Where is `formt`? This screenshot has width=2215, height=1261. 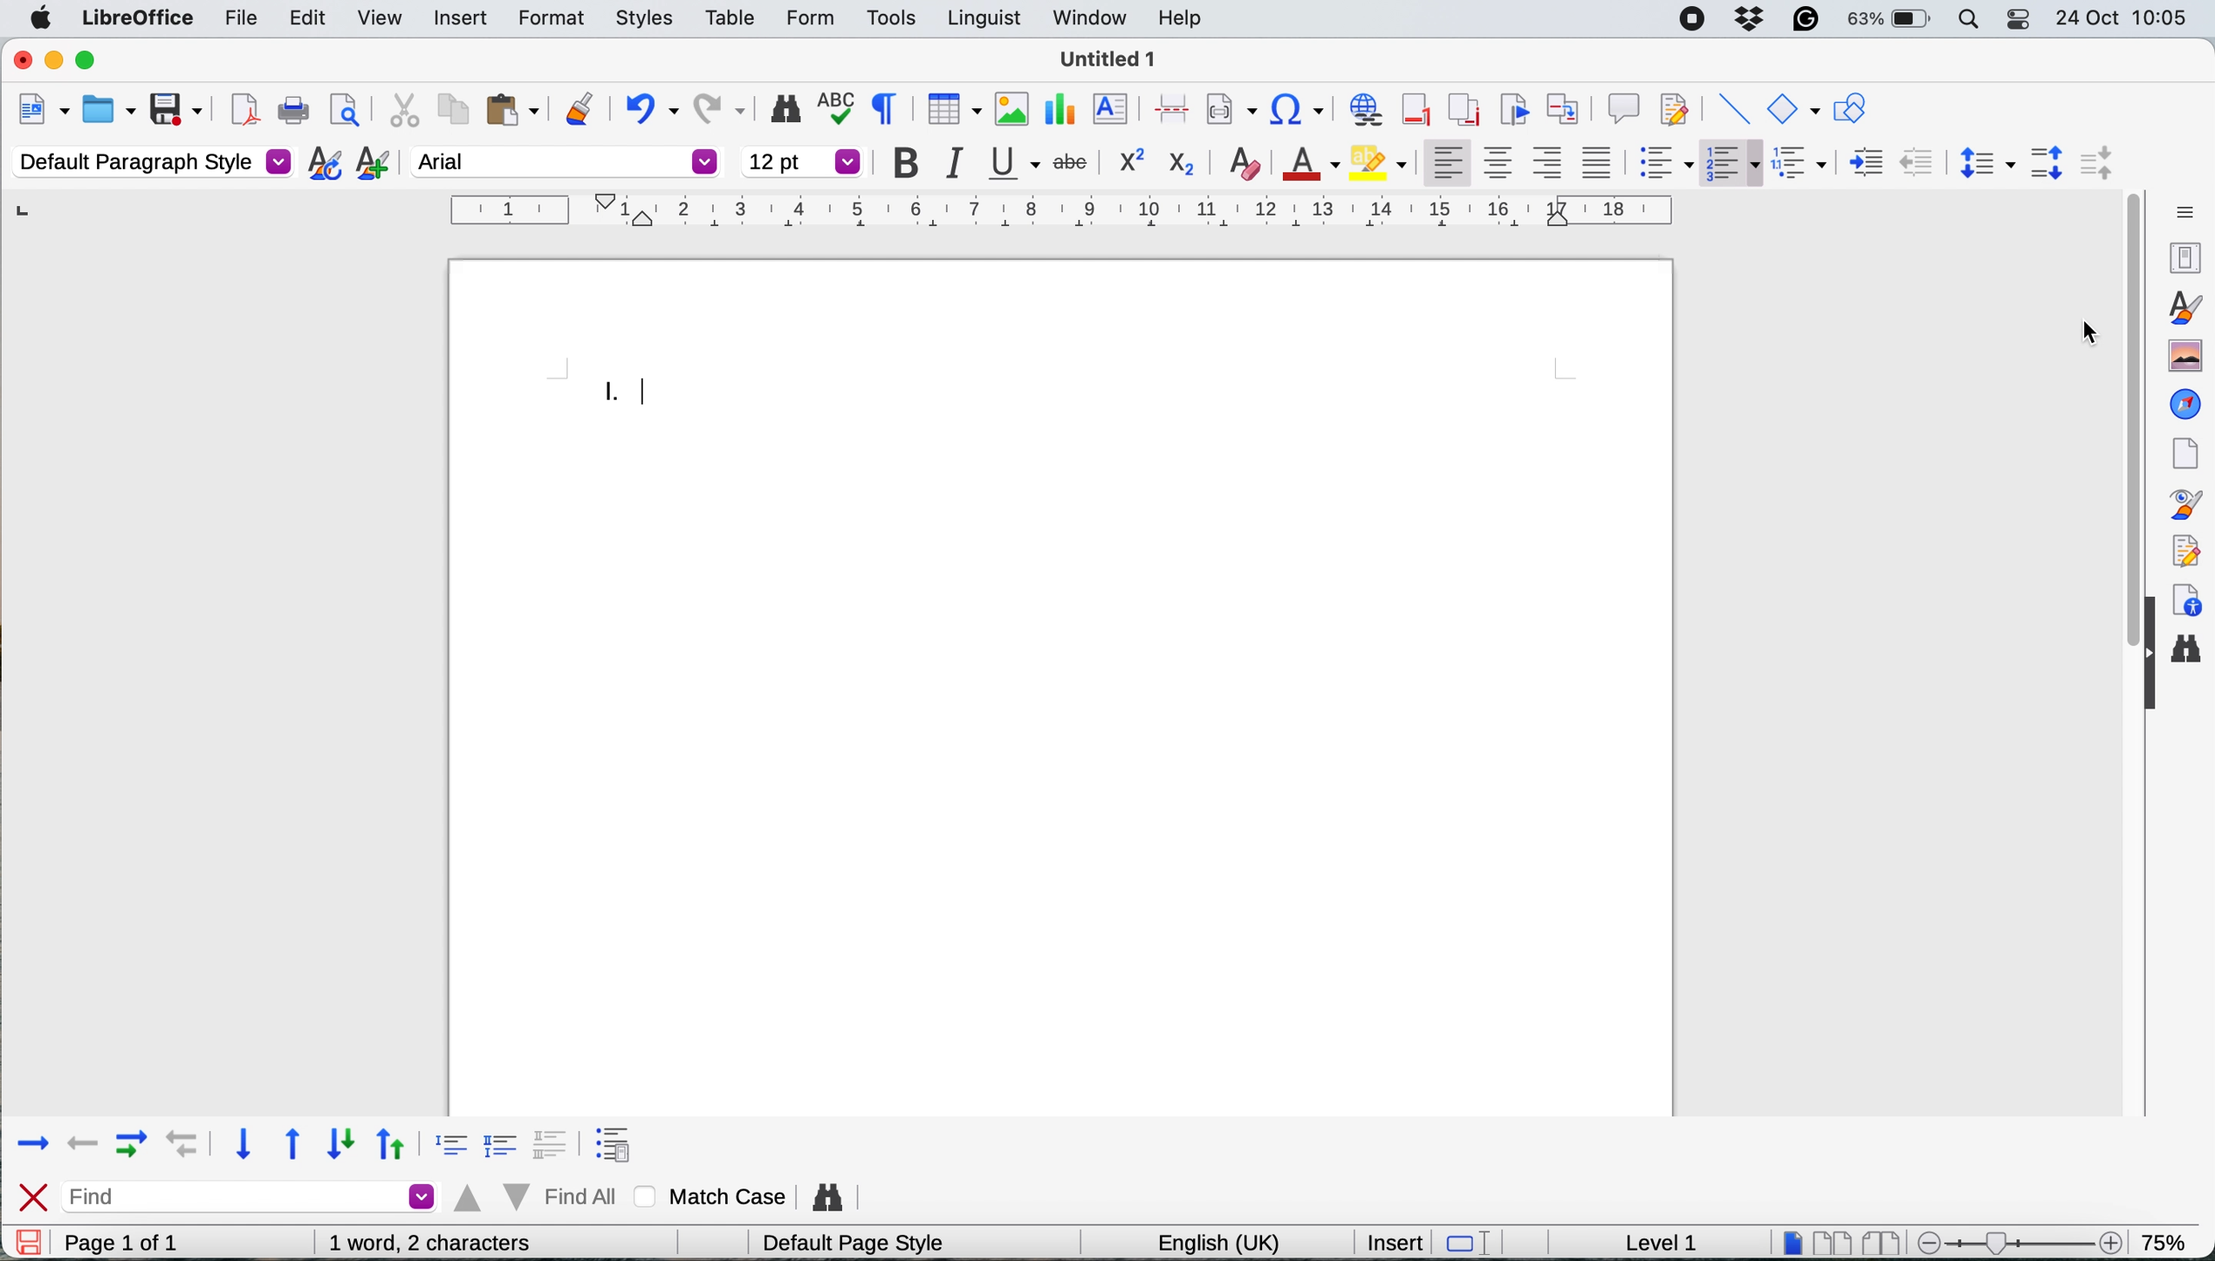
formt is located at coordinates (547, 20).